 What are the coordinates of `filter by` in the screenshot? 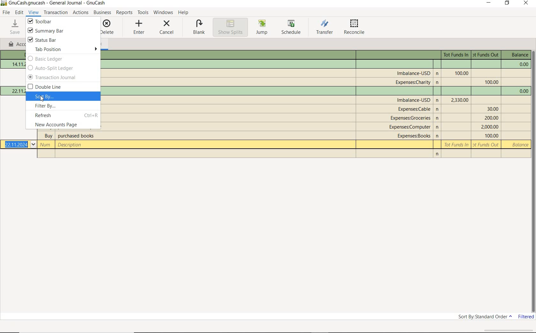 It's located at (65, 107).